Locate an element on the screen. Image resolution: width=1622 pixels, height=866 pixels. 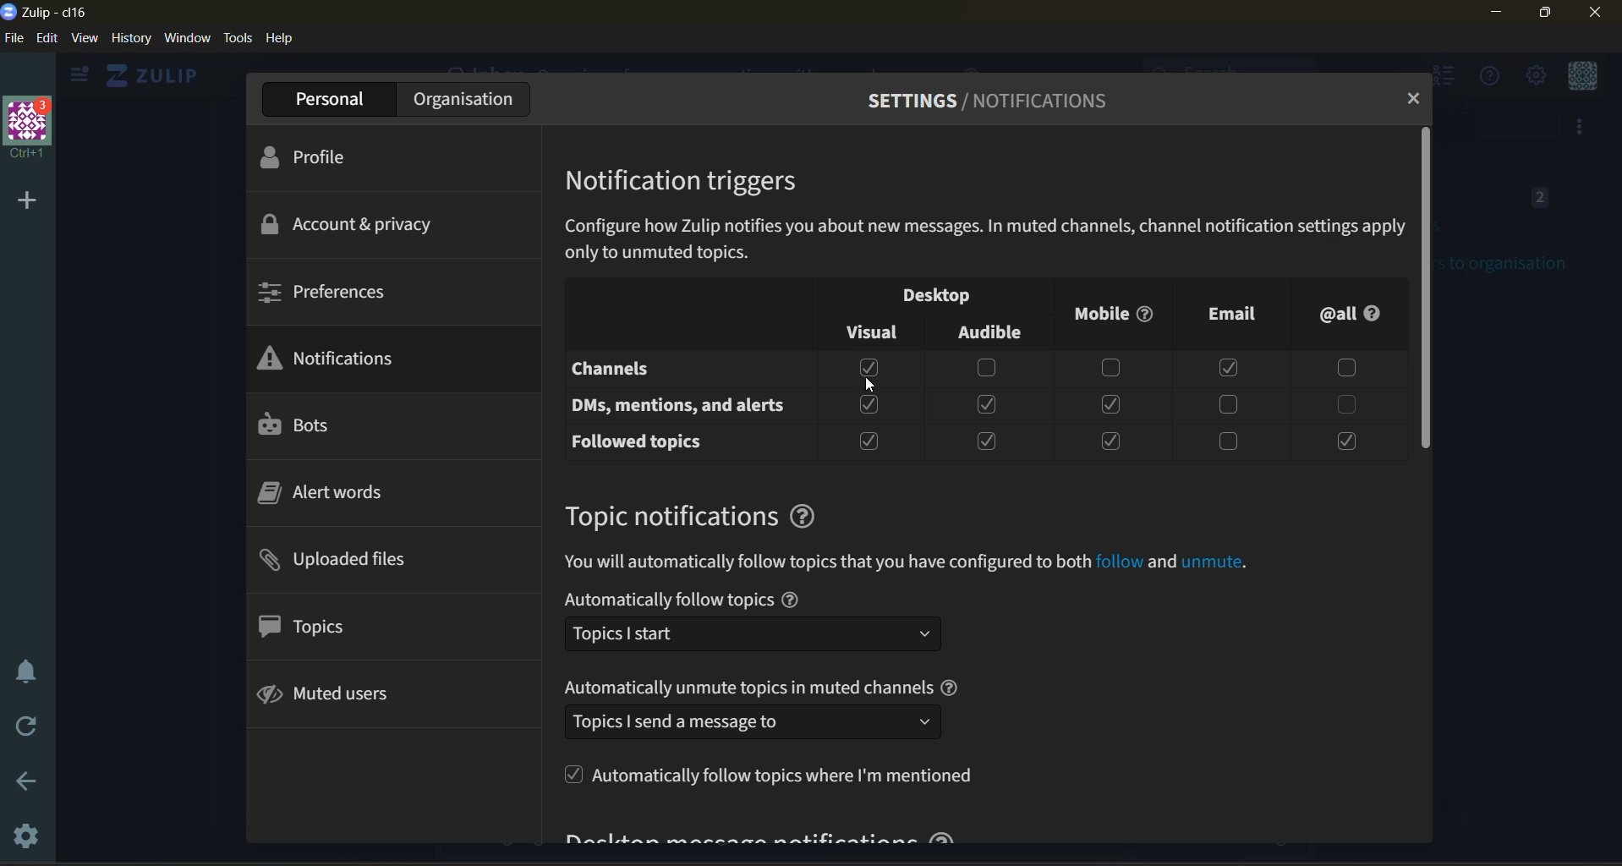
bots is located at coordinates (301, 425).